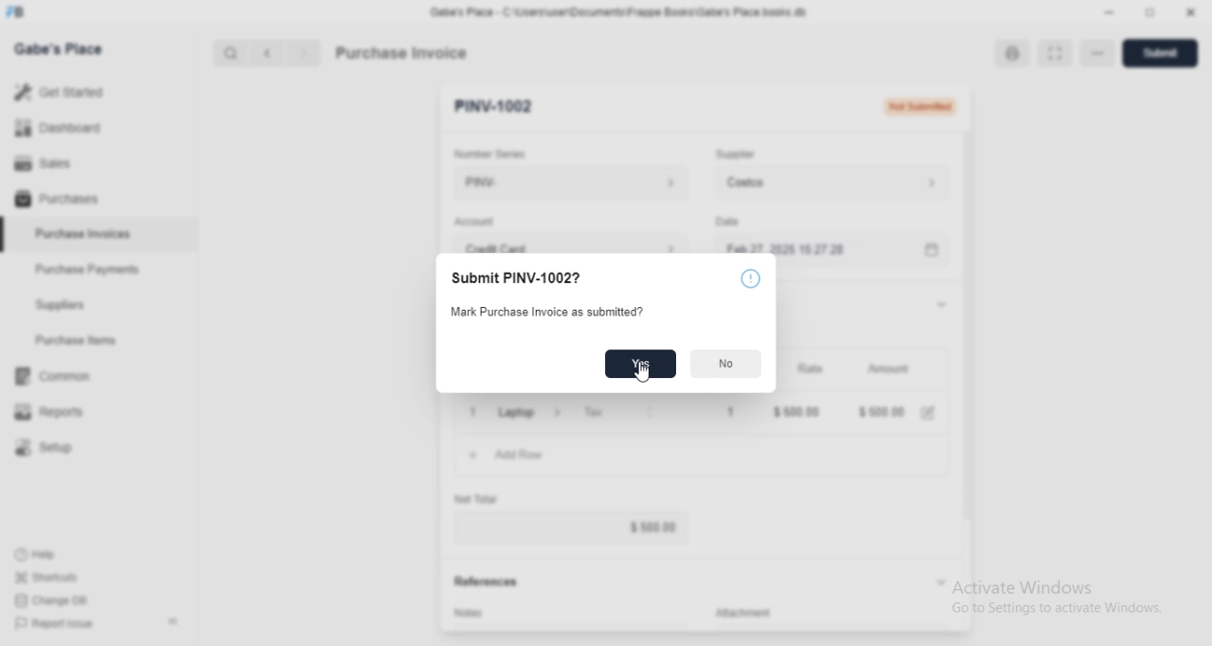  Describe the element at coordinates (305, 53) in the screenshot. I see `Next` at that location.